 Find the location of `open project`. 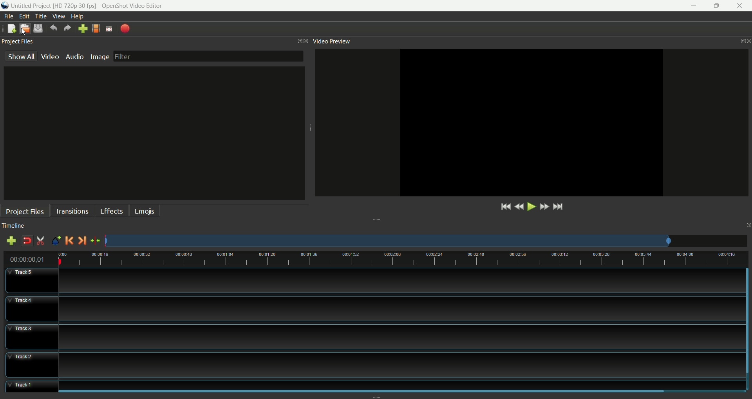

open project is located at coordinates (24, 28).